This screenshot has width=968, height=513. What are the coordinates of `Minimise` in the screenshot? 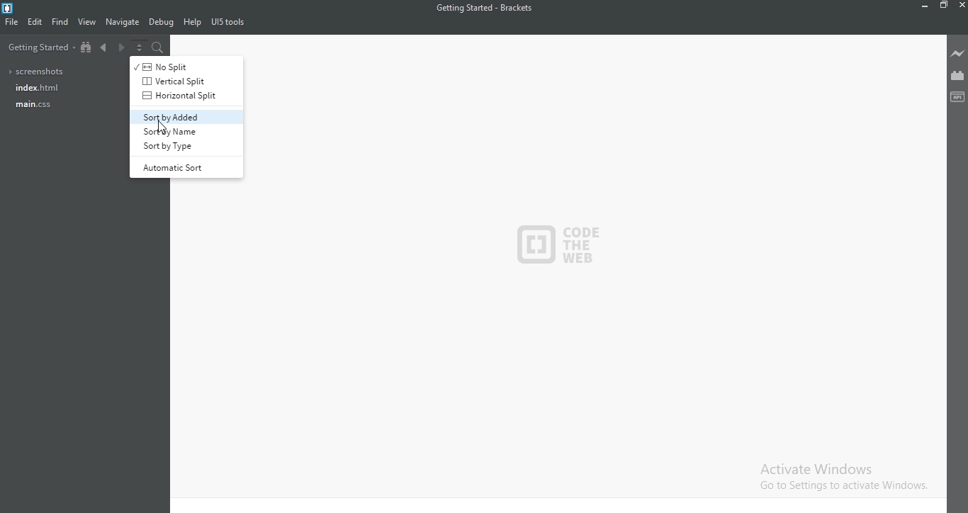 It's located at (925, 6).